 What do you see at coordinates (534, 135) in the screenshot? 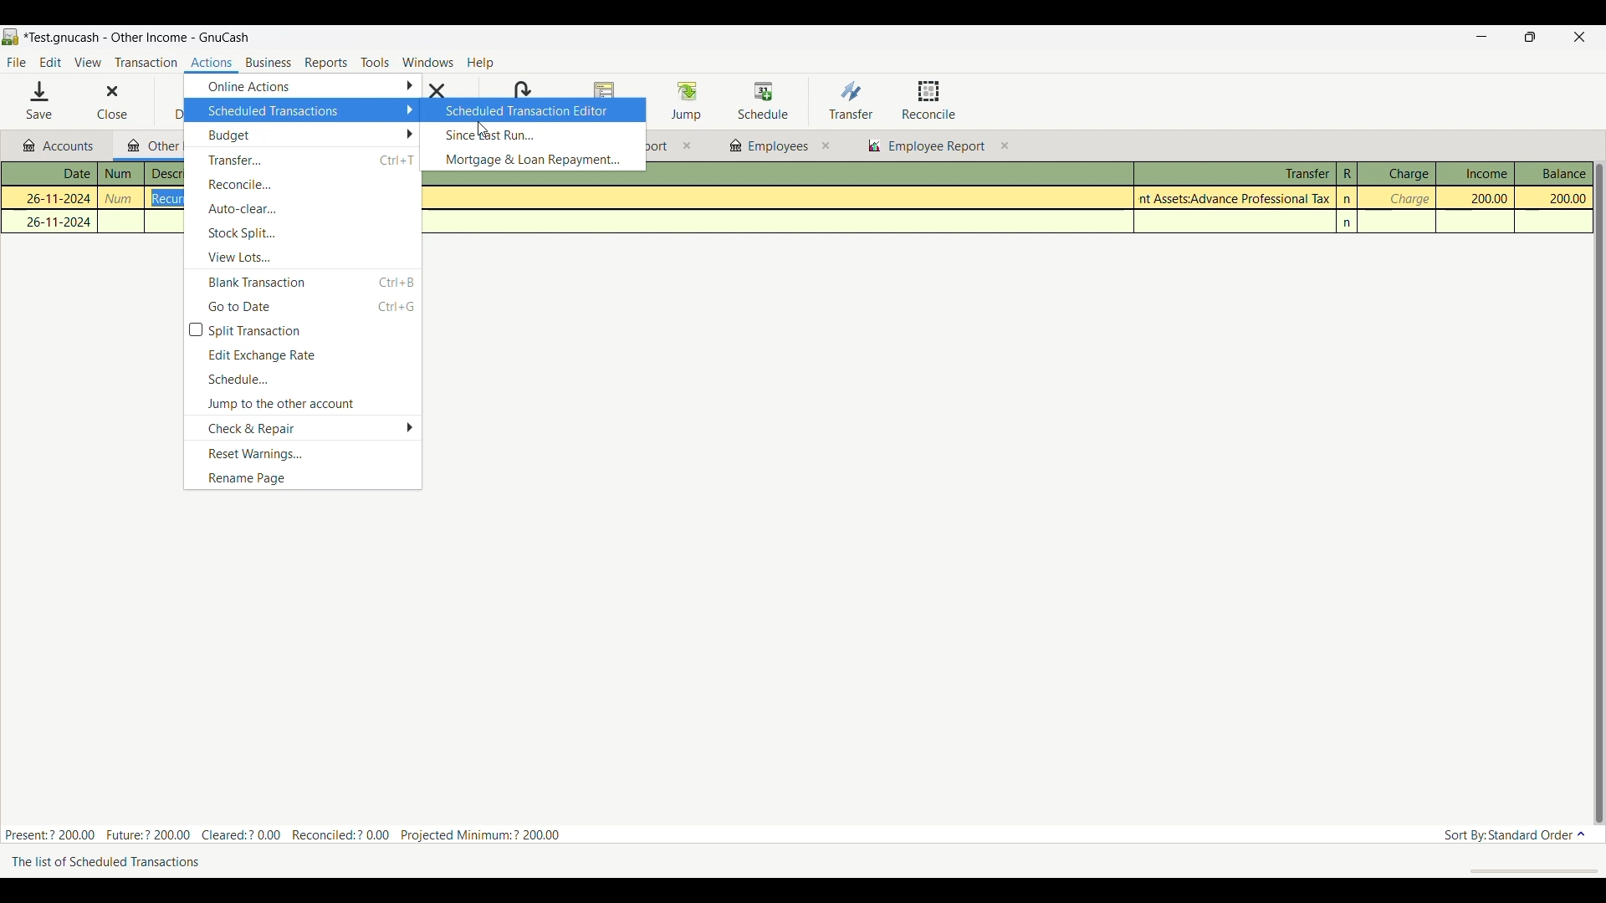
I see `Since last run` at bounding box center [534, 135].